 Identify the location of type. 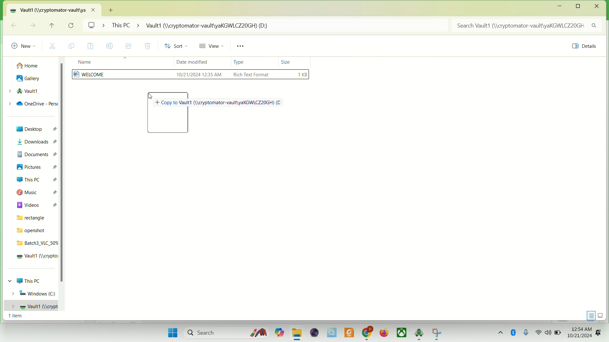
(238, 60).